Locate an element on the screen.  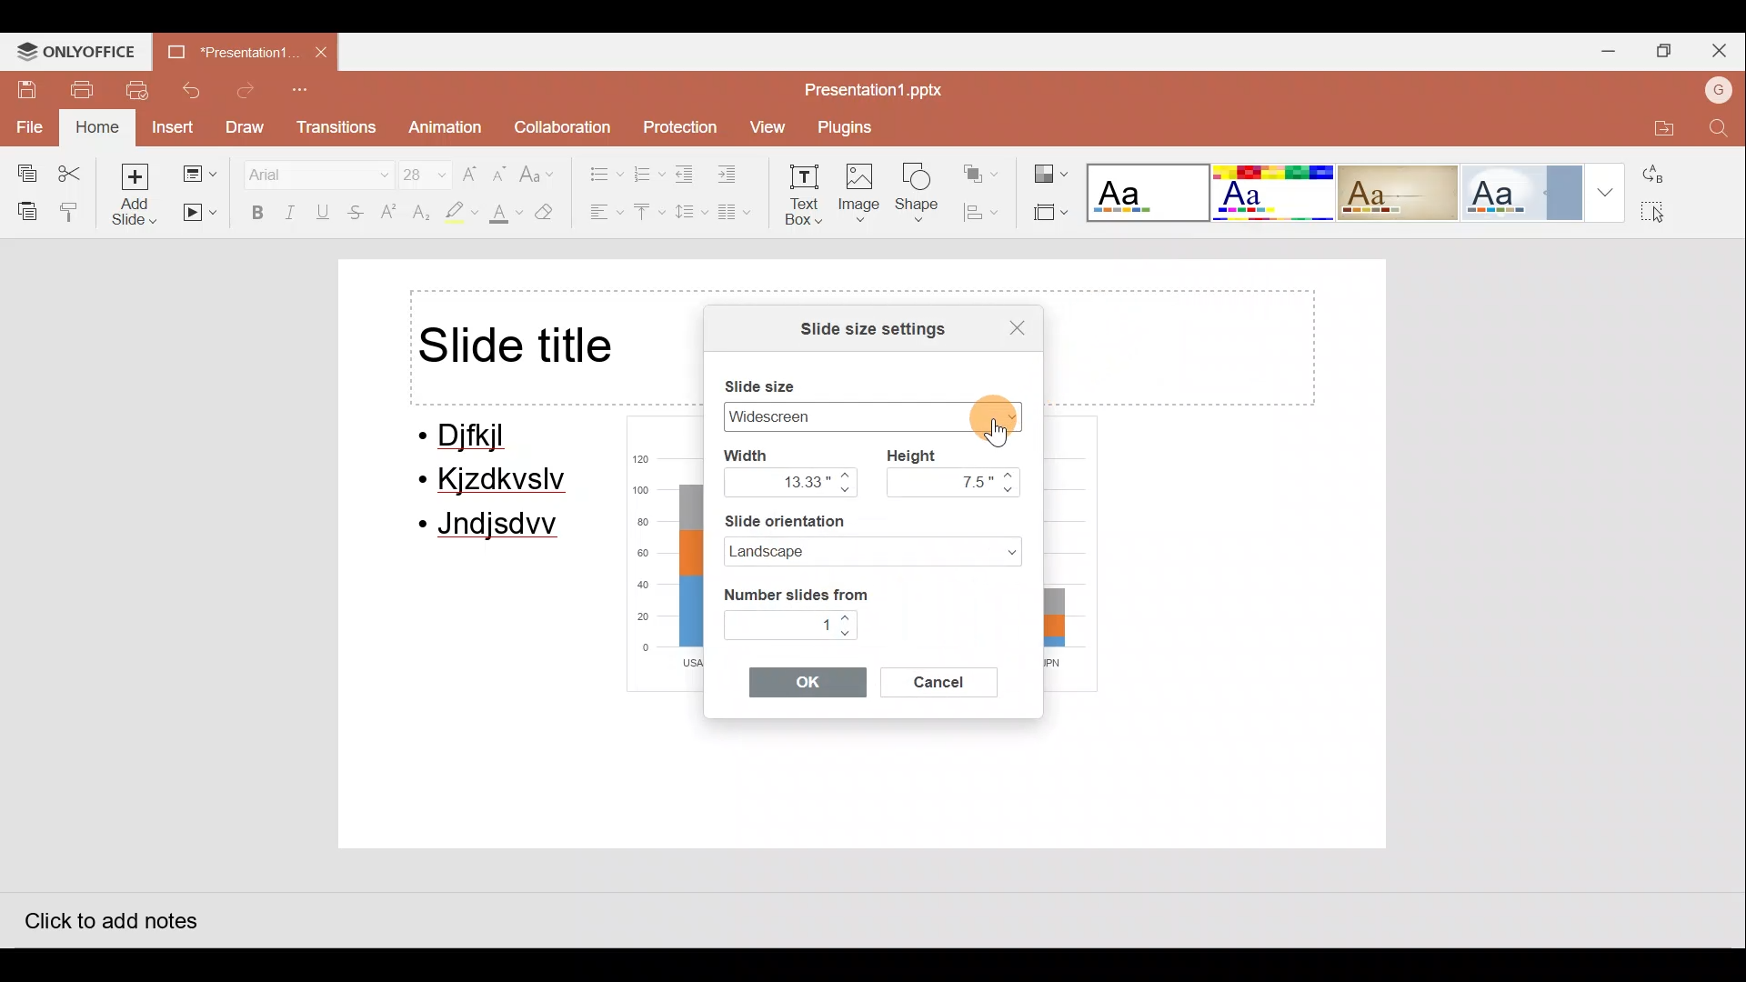
Italic is located at coordinates (291, 211).